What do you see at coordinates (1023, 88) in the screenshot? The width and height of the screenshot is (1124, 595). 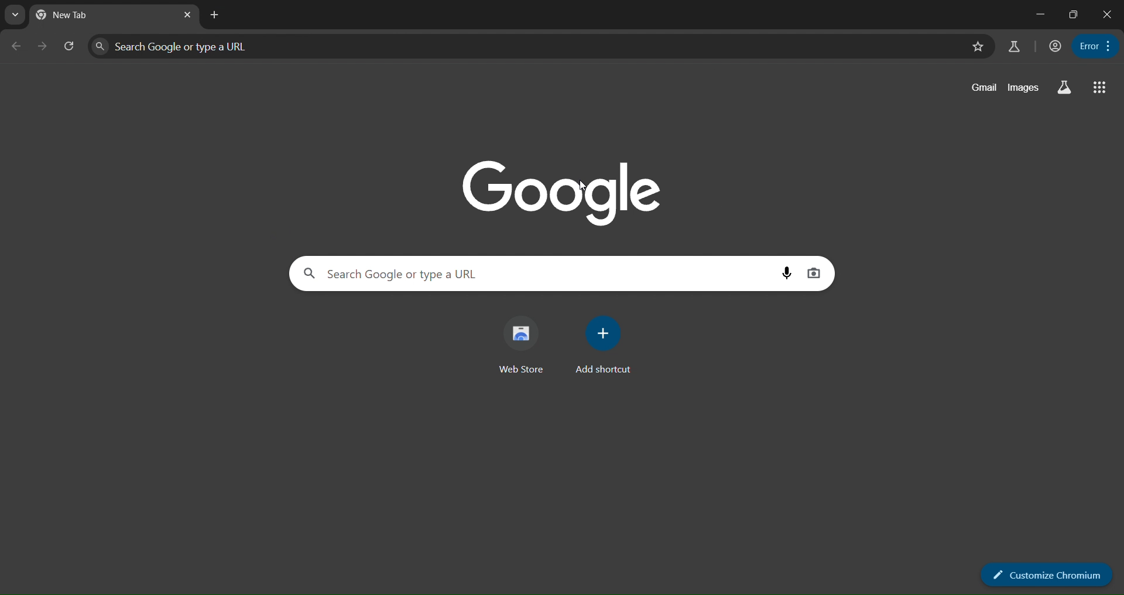 I see `images` at bounding box center [1023, 88].